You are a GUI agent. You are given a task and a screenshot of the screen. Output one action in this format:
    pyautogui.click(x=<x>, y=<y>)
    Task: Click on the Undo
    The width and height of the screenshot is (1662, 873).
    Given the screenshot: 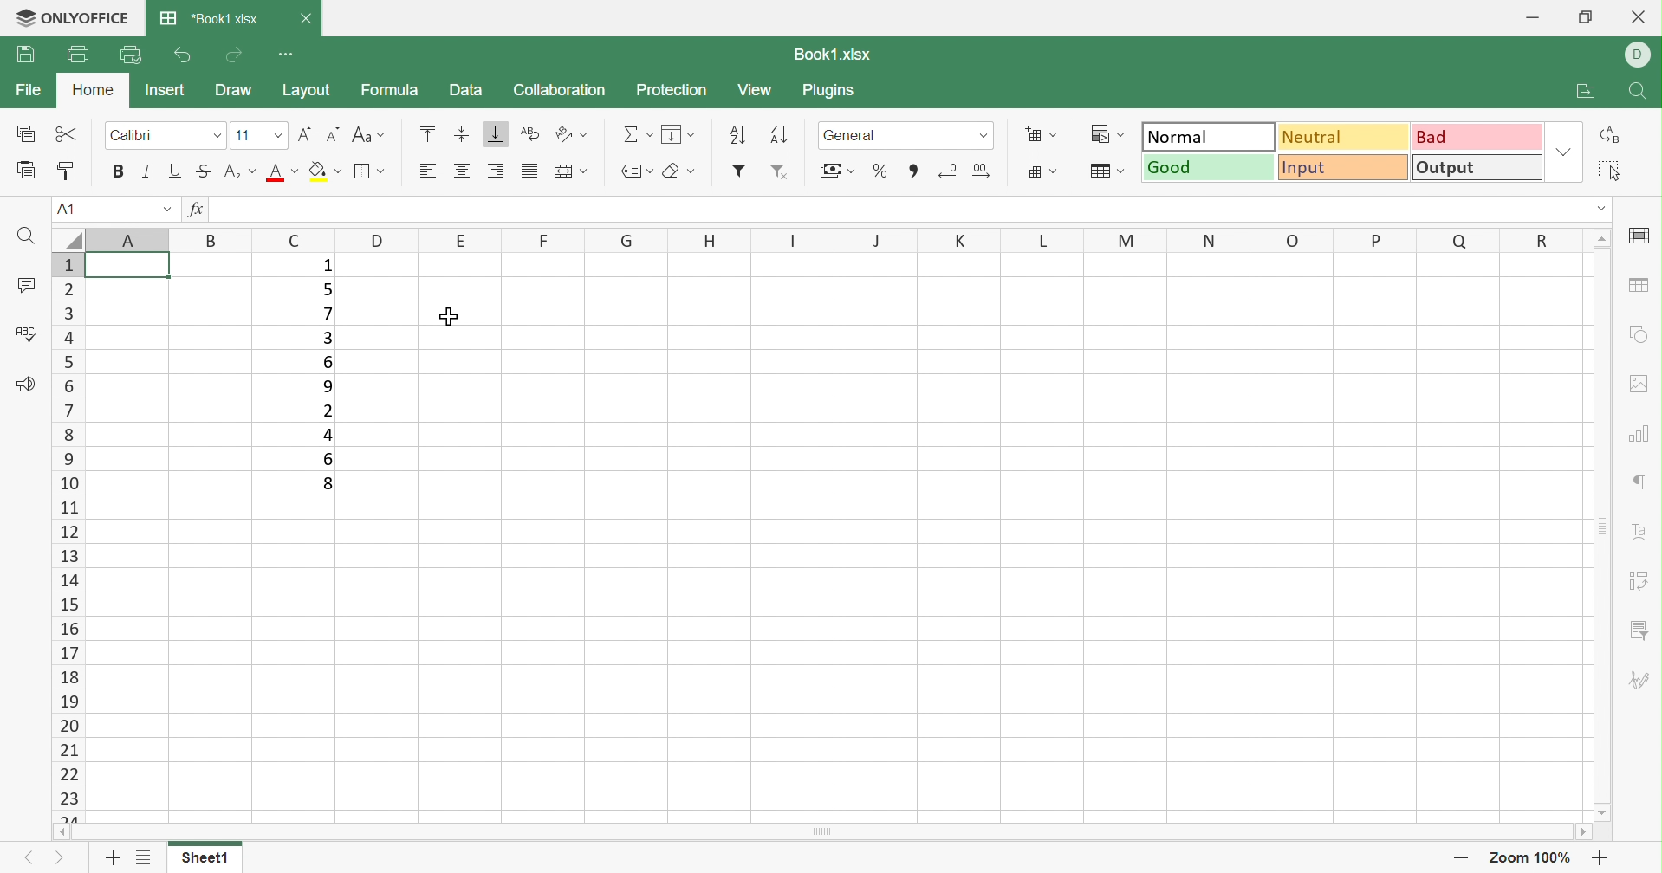 What is the action you would take?
    pyautogui.click(x=185, y=57)
    